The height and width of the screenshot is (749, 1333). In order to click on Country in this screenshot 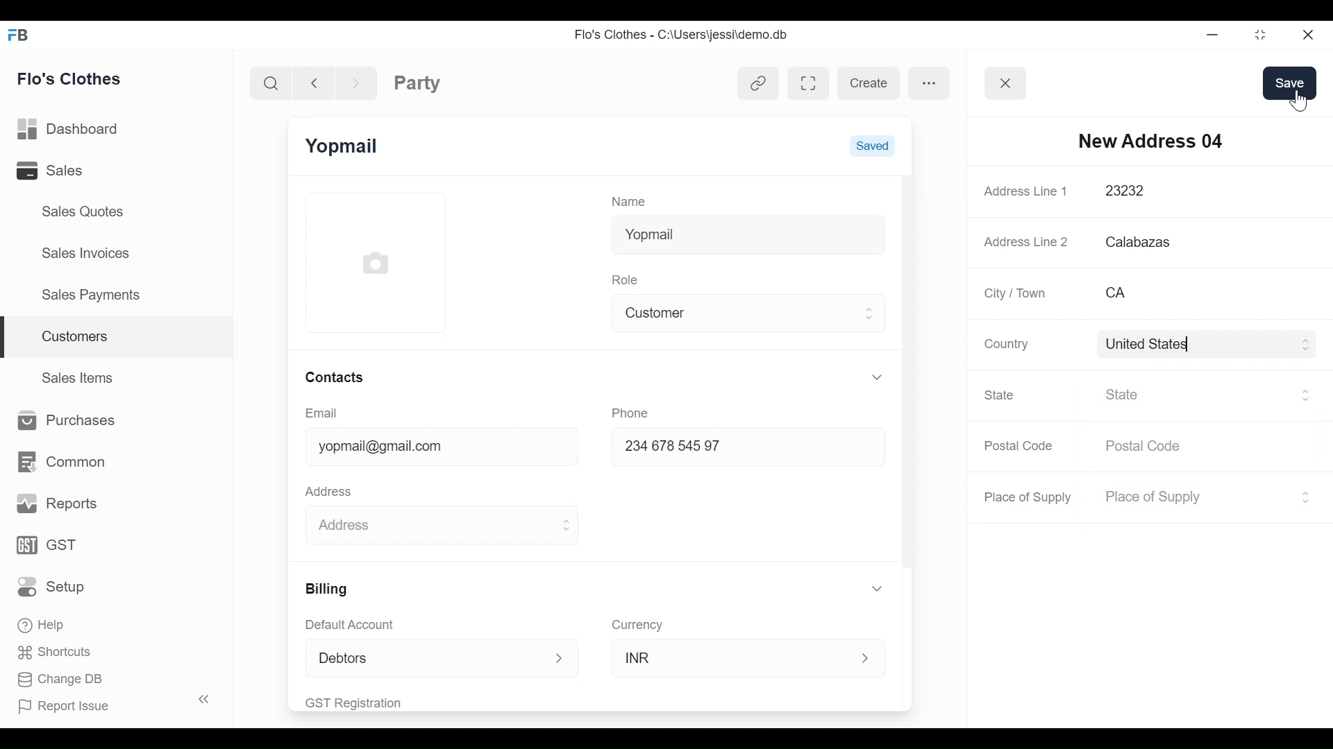, I will do `click(1004, 343)`.